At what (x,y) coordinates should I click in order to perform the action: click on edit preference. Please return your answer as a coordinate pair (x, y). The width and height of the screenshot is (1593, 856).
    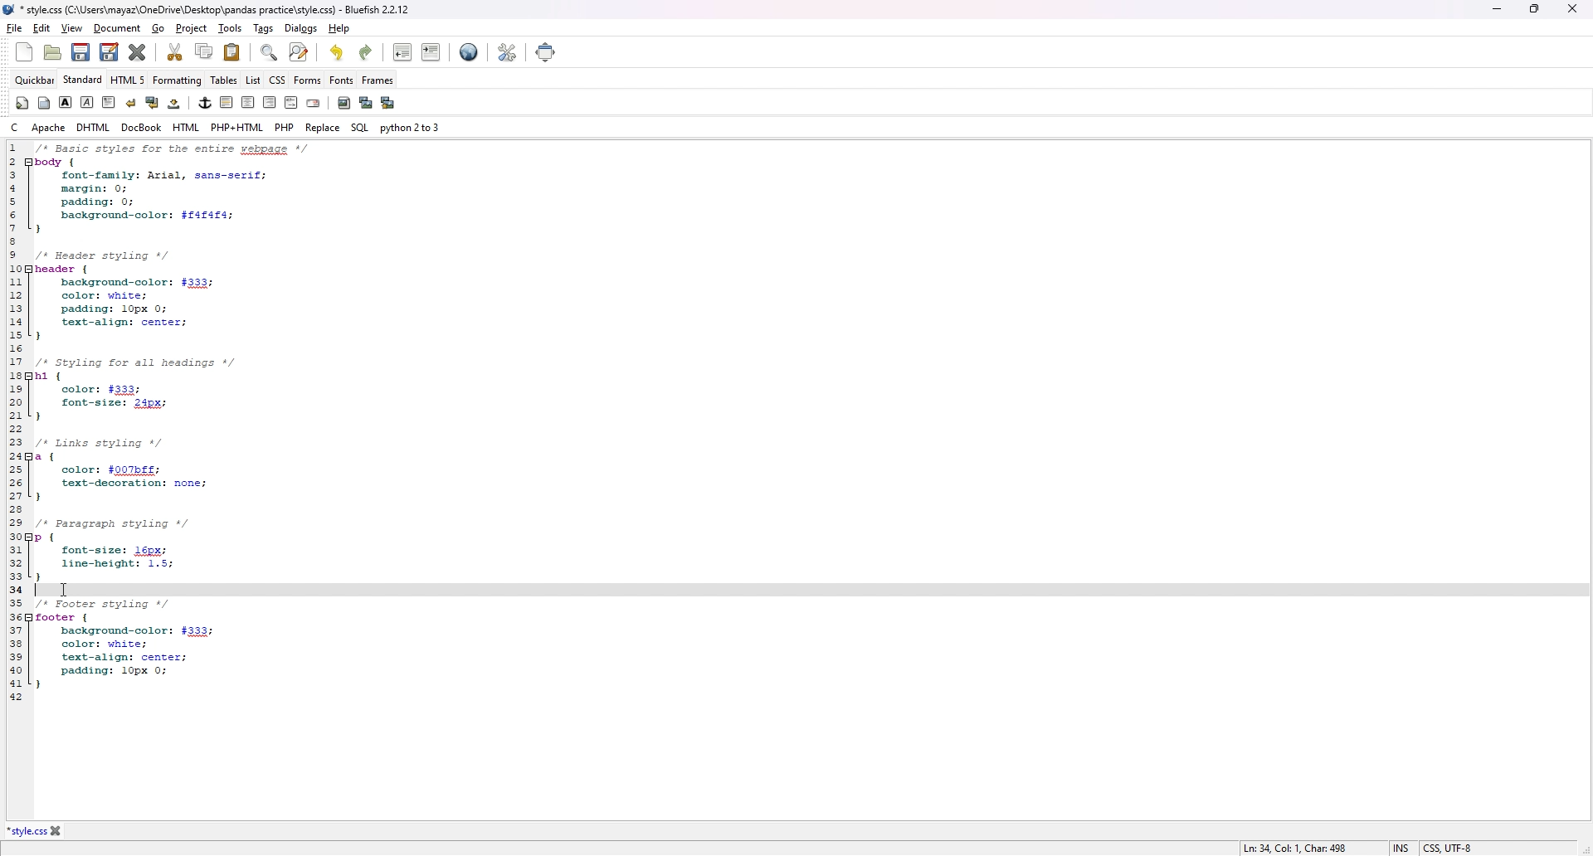
    Looking at the image, I should click on (508, 53).